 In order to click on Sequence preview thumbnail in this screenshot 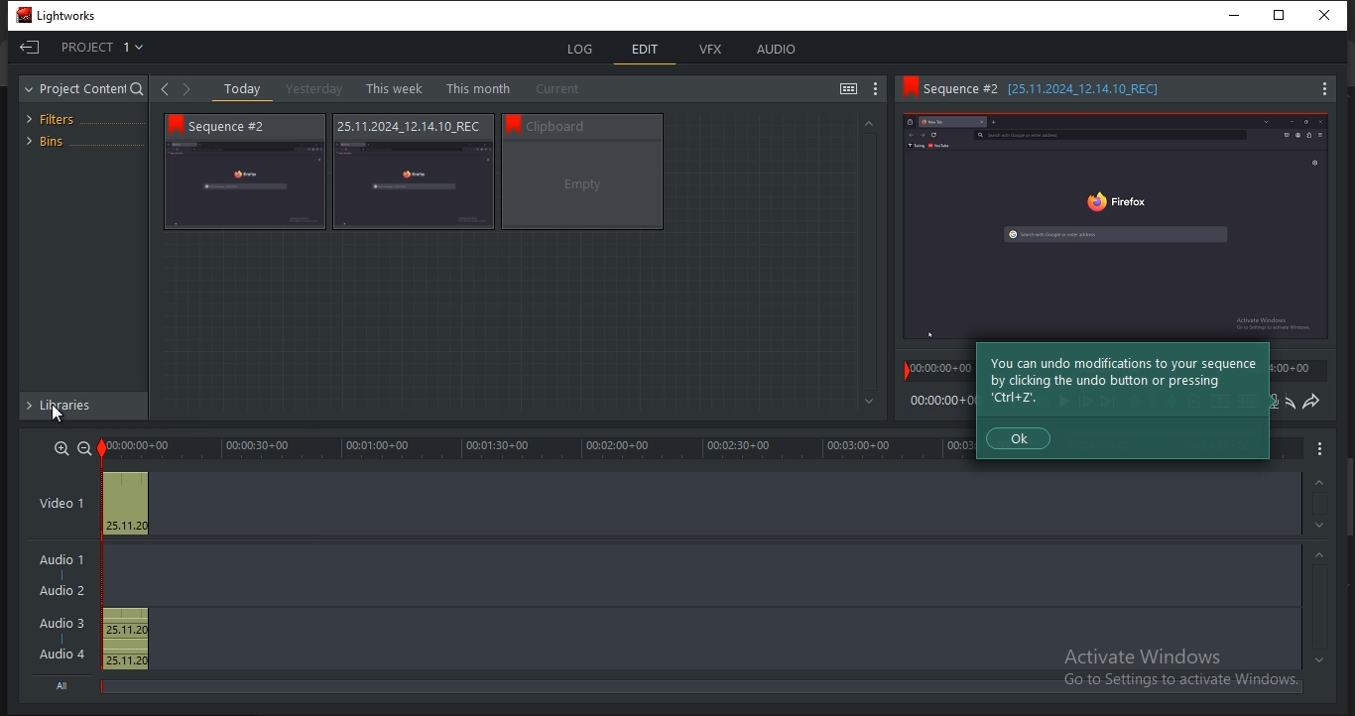, I will do `click(1114, 224)`.